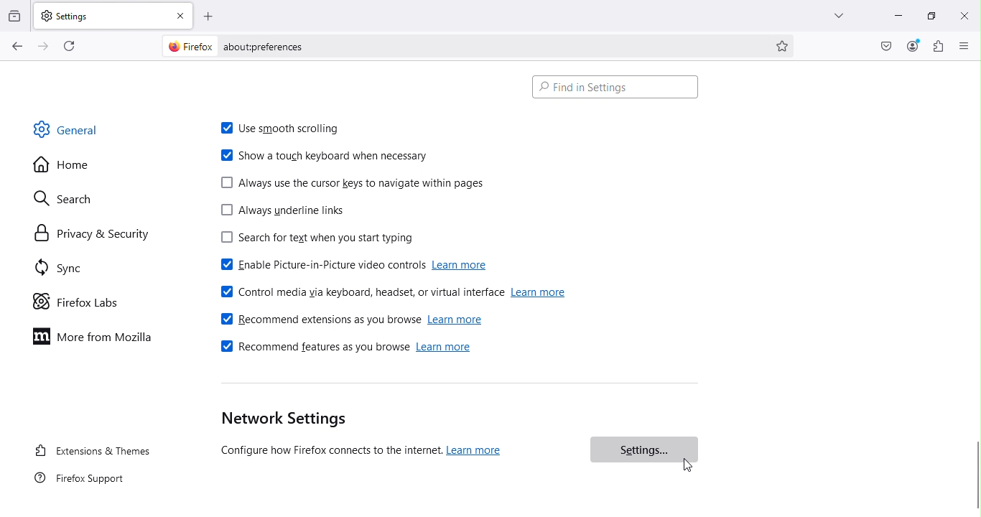  What do you see at coordinates (929, 14) in the screenshot?
I see `Maximize tab` at bounding box center [929, 14].